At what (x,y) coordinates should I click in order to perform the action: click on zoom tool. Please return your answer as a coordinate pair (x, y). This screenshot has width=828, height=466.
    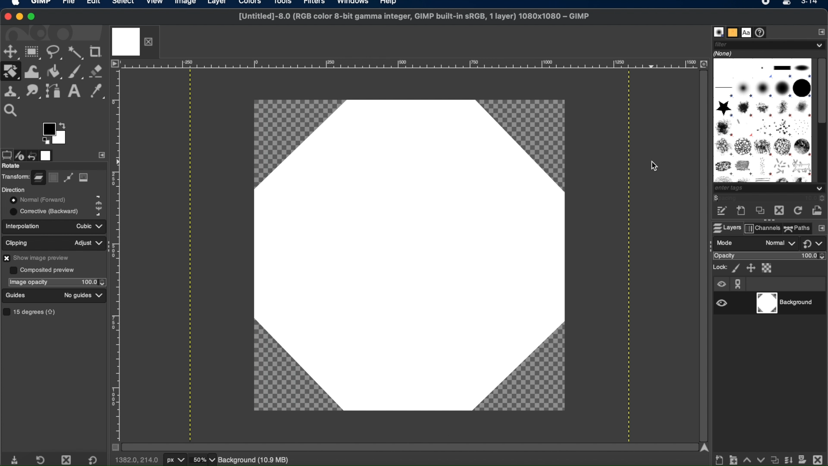
    Looking at the image, I should click on (14, 109).